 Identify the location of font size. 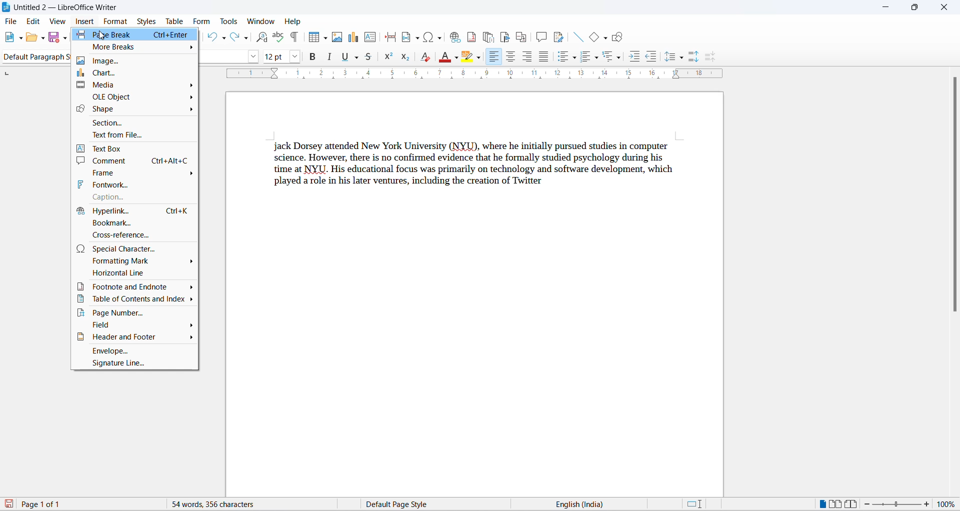
(273, 57).